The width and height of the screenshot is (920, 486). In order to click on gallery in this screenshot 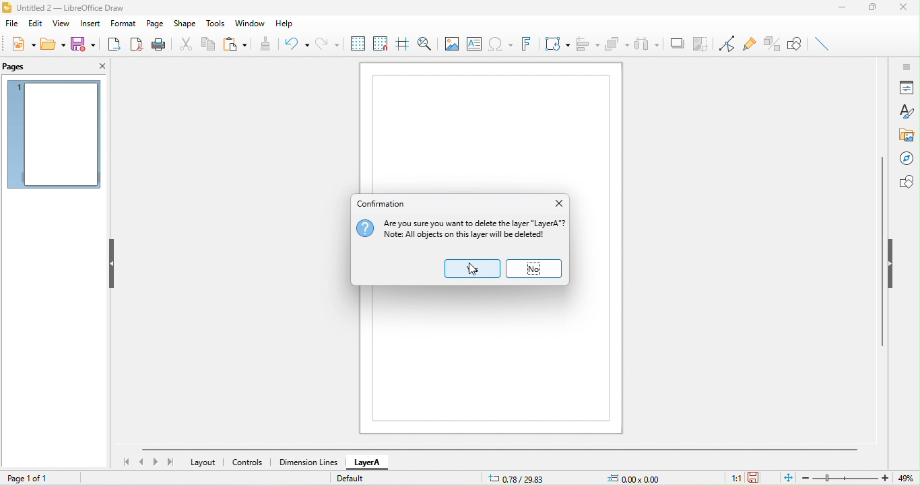, I will do `click(906, 133)`.